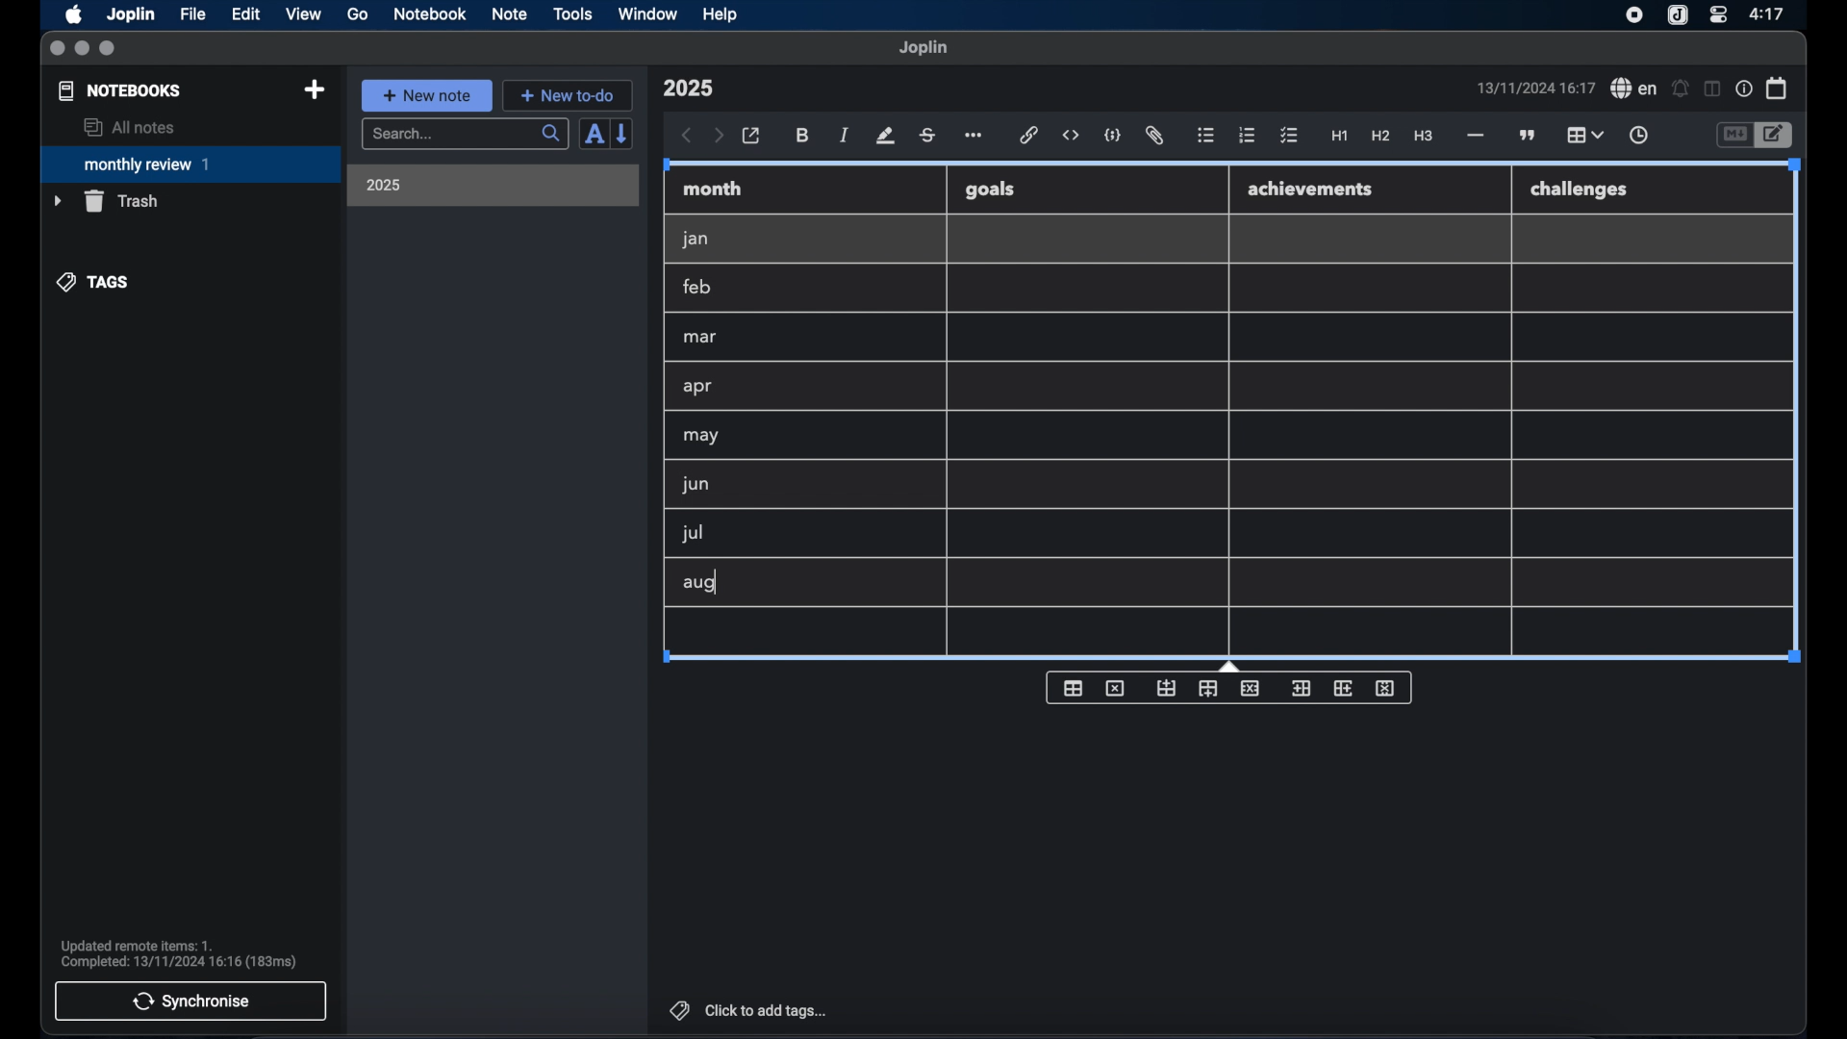 This screenshot has height=1039, width=1847. What do you see at coordinates (623, 133) in the screenshot?
I see `reverse sort order` at bounding box center [623, 133].